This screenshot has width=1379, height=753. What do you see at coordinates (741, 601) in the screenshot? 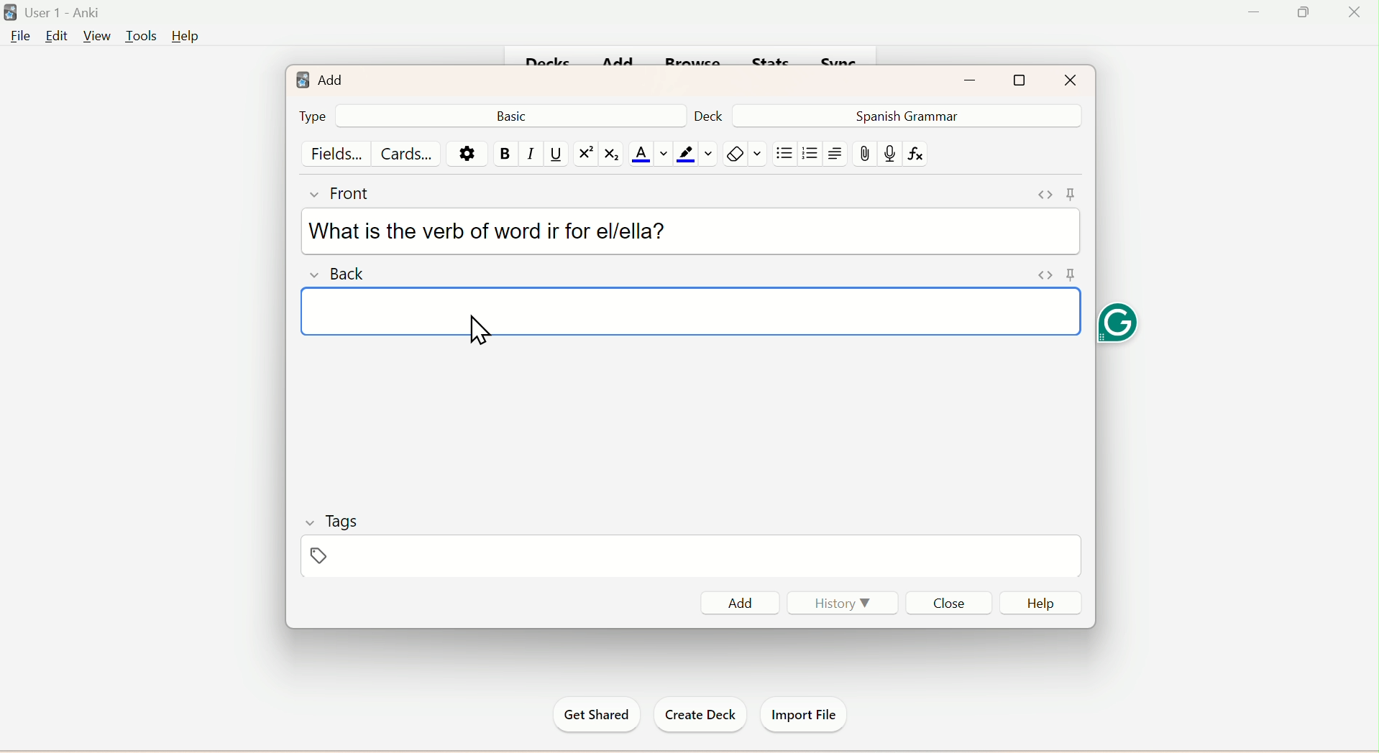
I see `Add` at bounding box center [741, 601].